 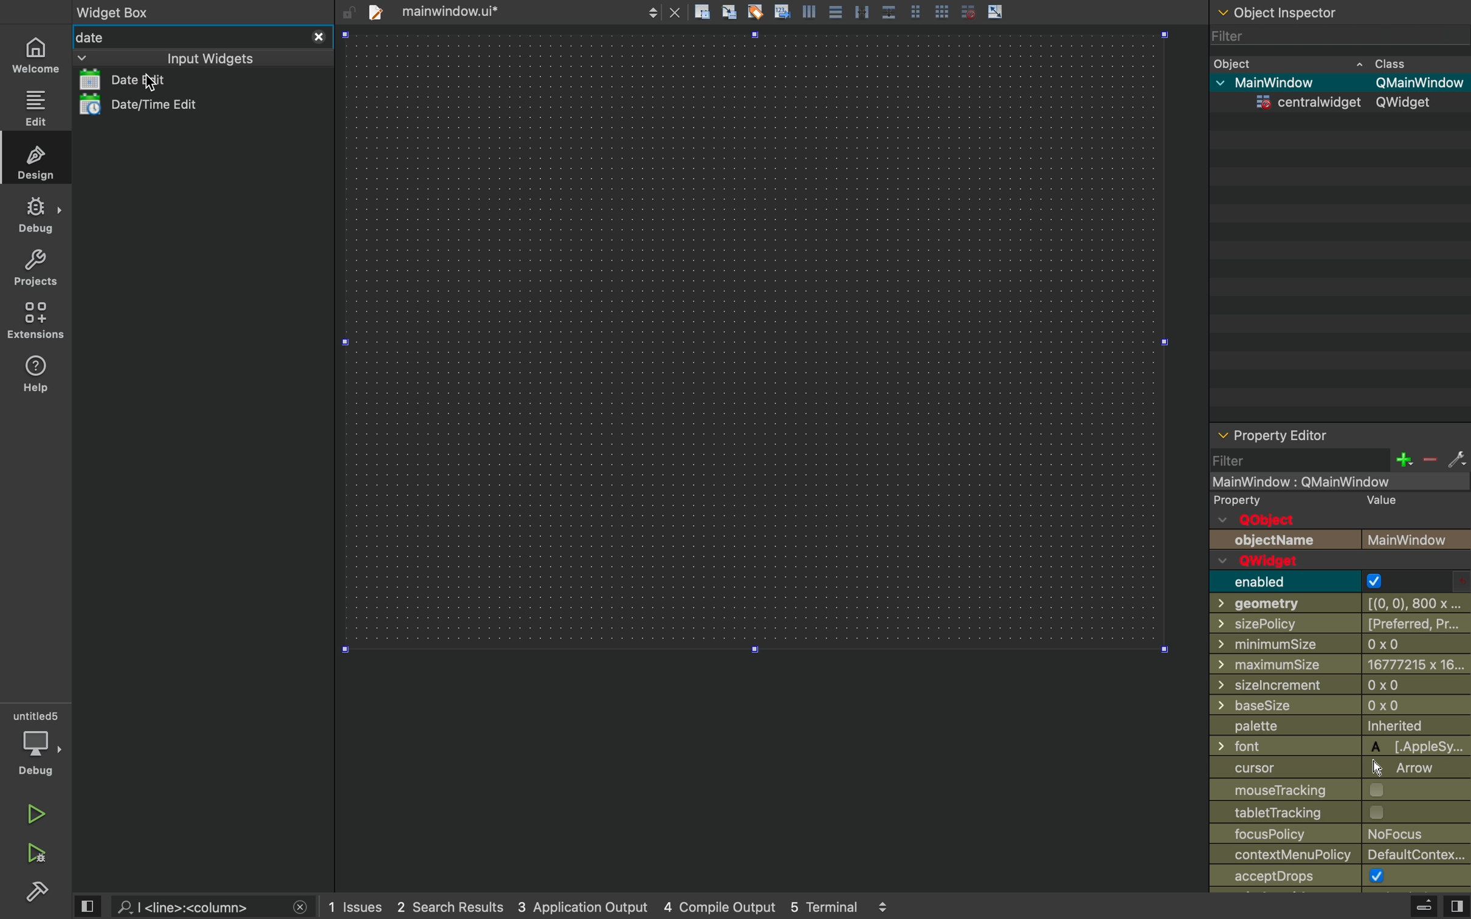 I want to click on object inspector, so click(x=1340, y=13).